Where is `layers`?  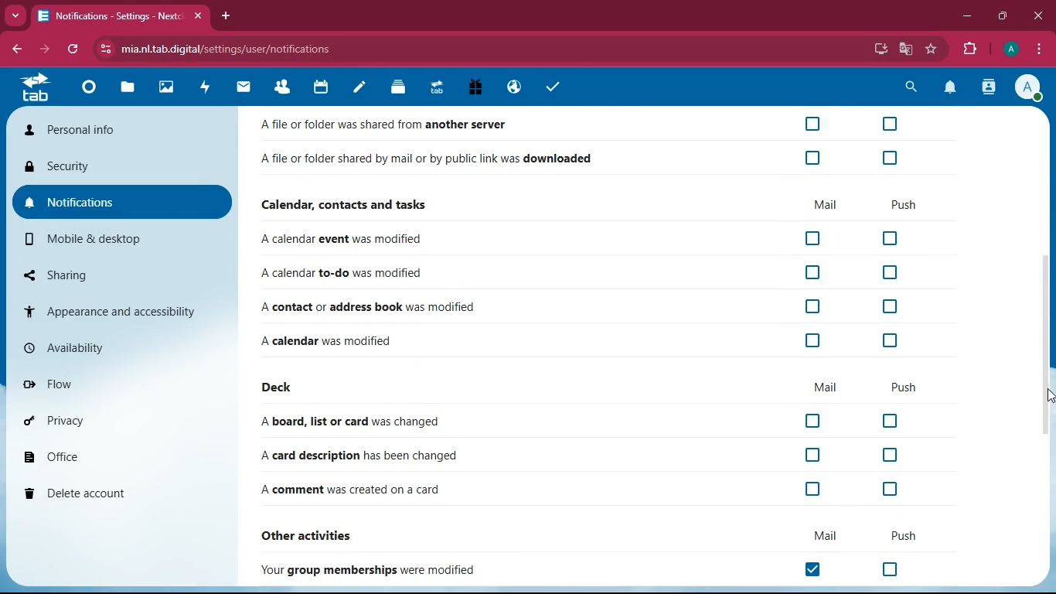
layers is located at coordinates (397, 87).